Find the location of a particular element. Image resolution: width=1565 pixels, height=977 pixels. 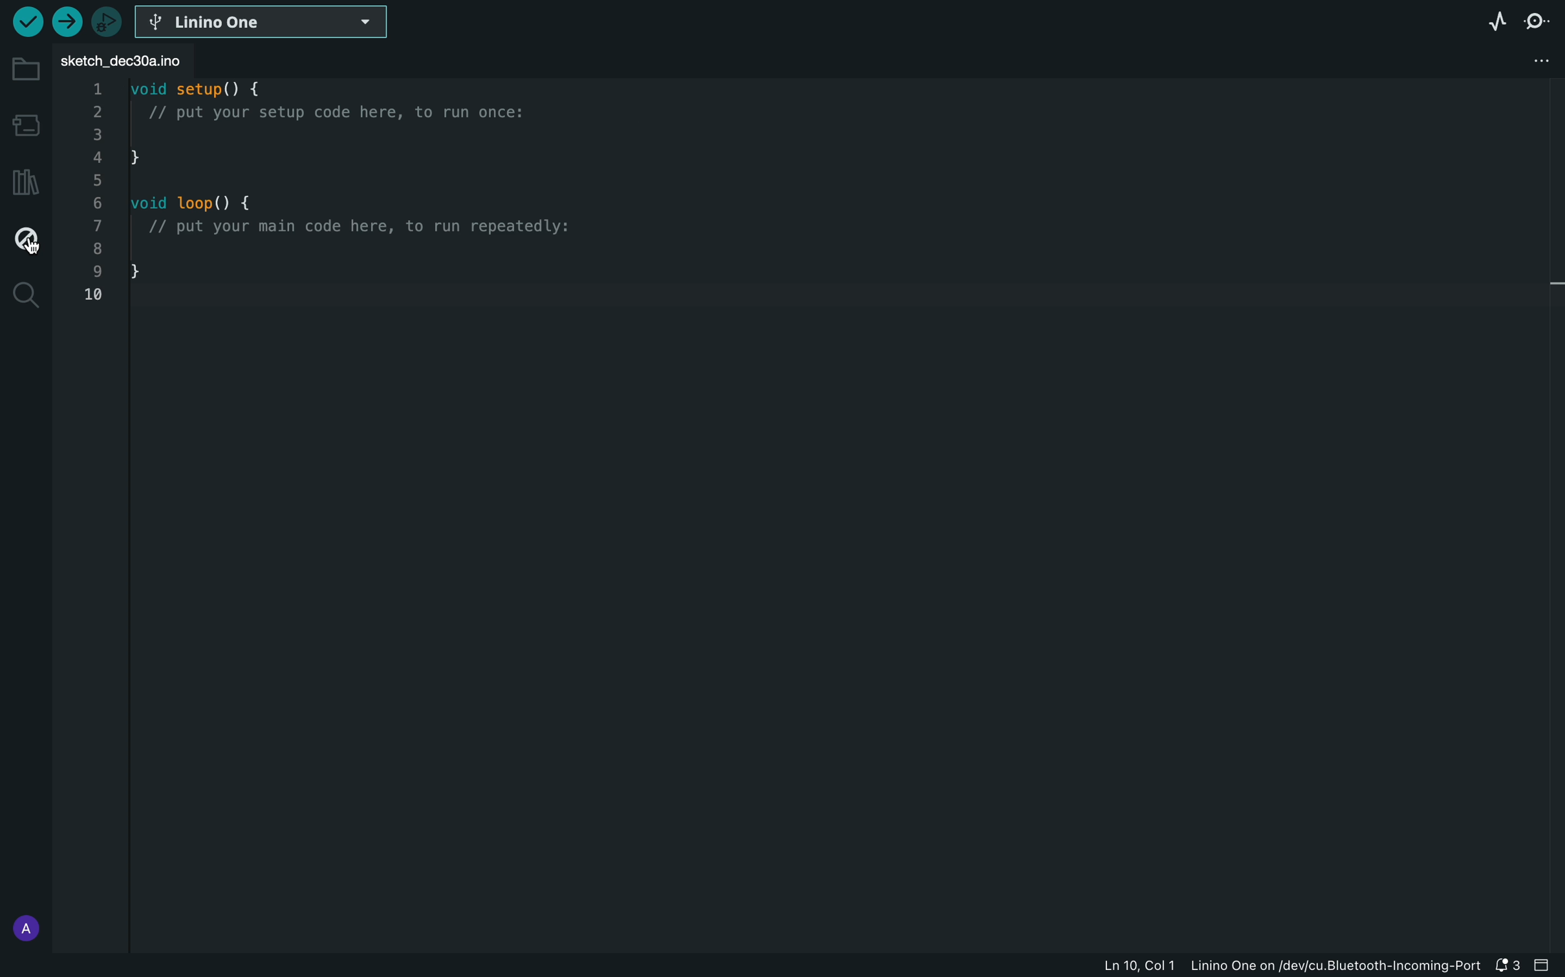

debugger is located at coordinates (107, 21).